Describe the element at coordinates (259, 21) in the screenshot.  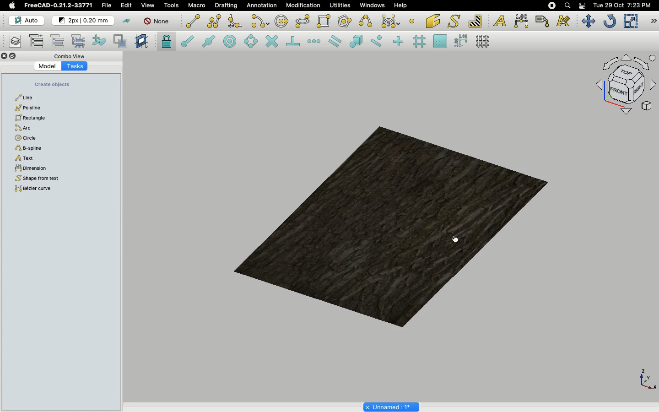
I see `Arc tools` at that location.